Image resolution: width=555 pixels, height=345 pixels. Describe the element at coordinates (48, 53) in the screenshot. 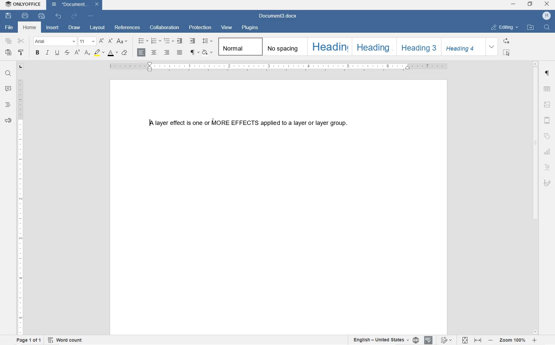

I see `ITALIC` at that location.